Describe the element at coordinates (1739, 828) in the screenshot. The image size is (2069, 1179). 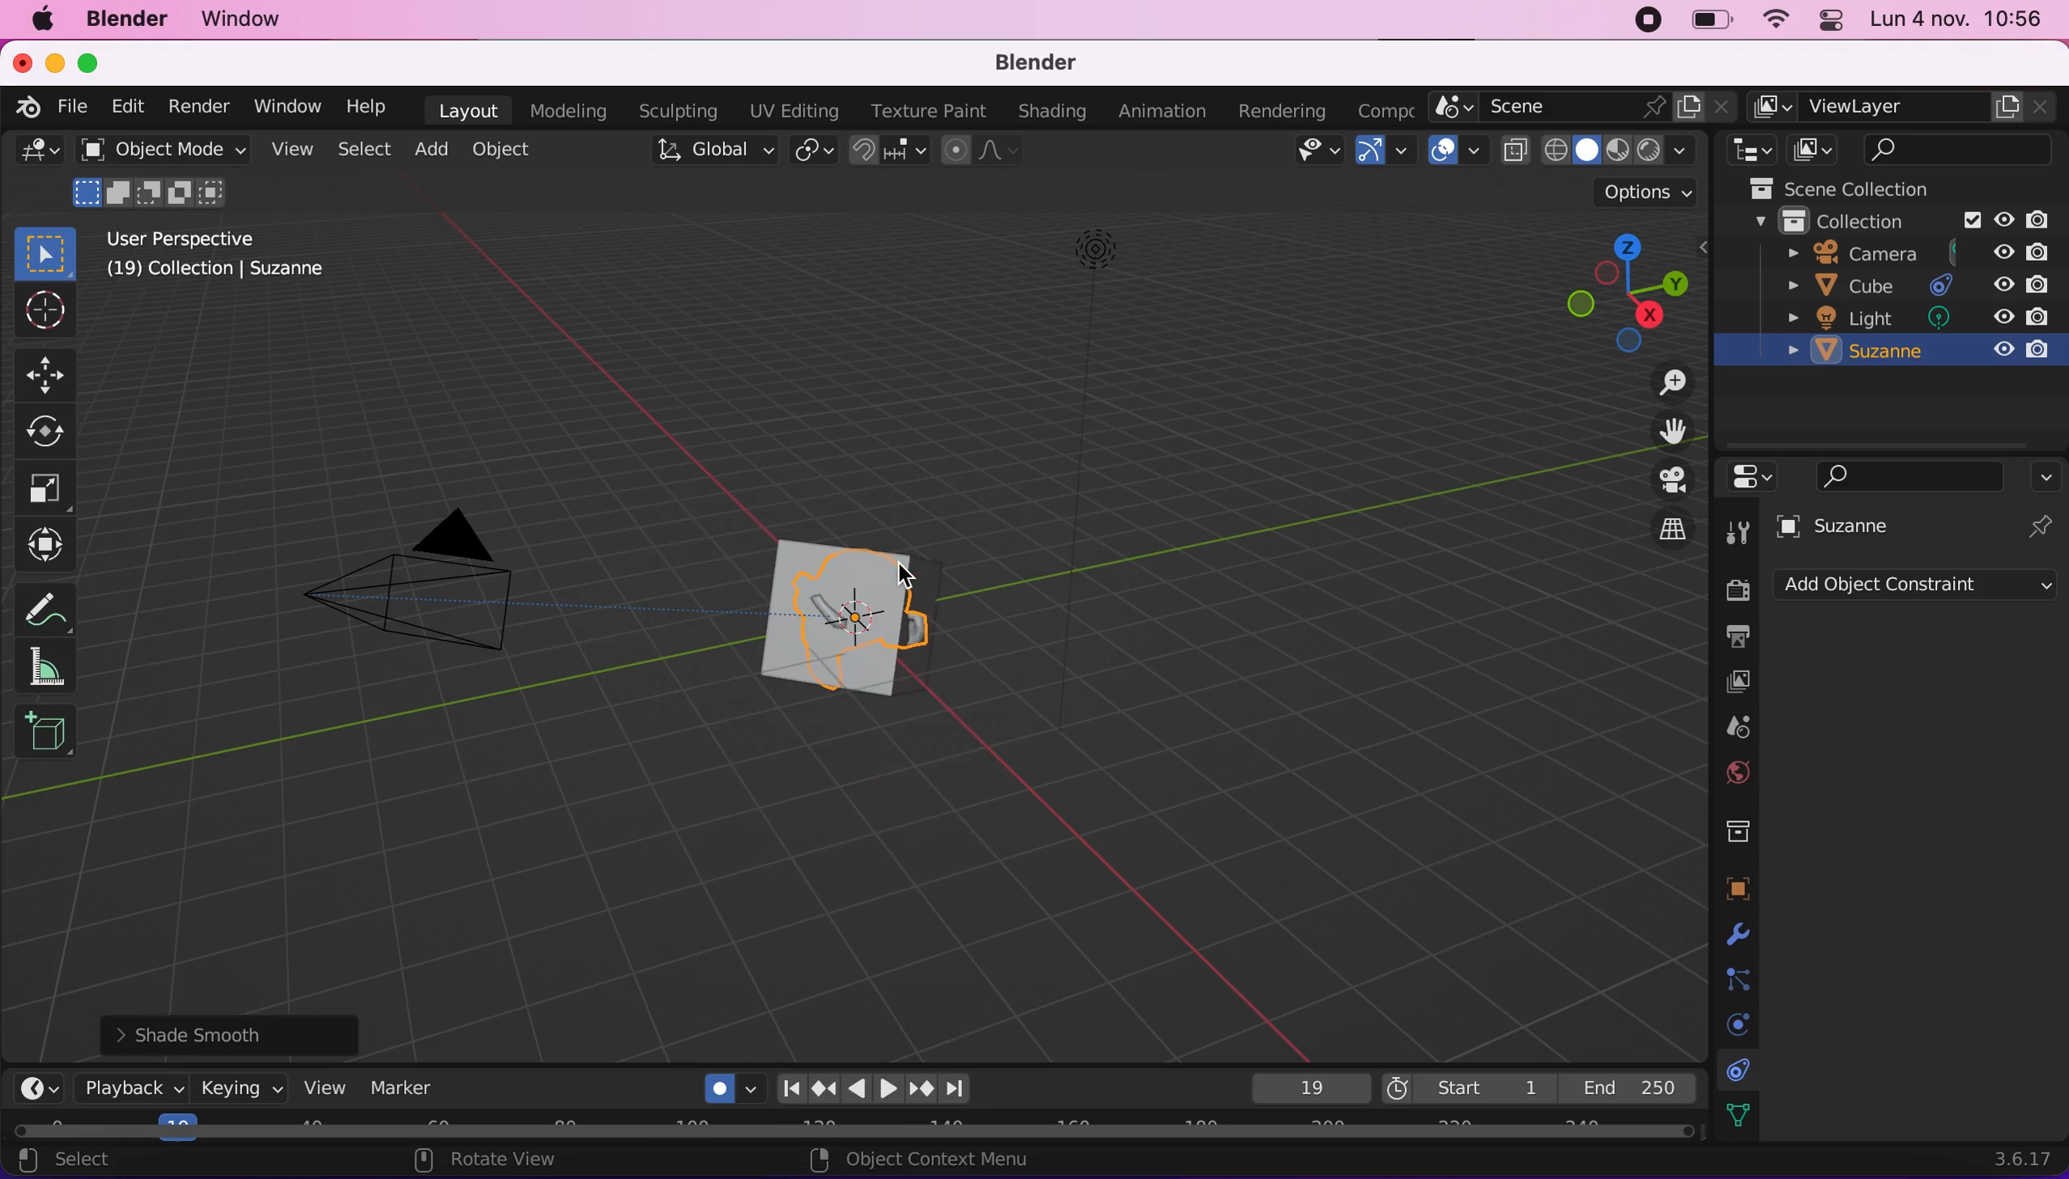
I see `collections` at that location.